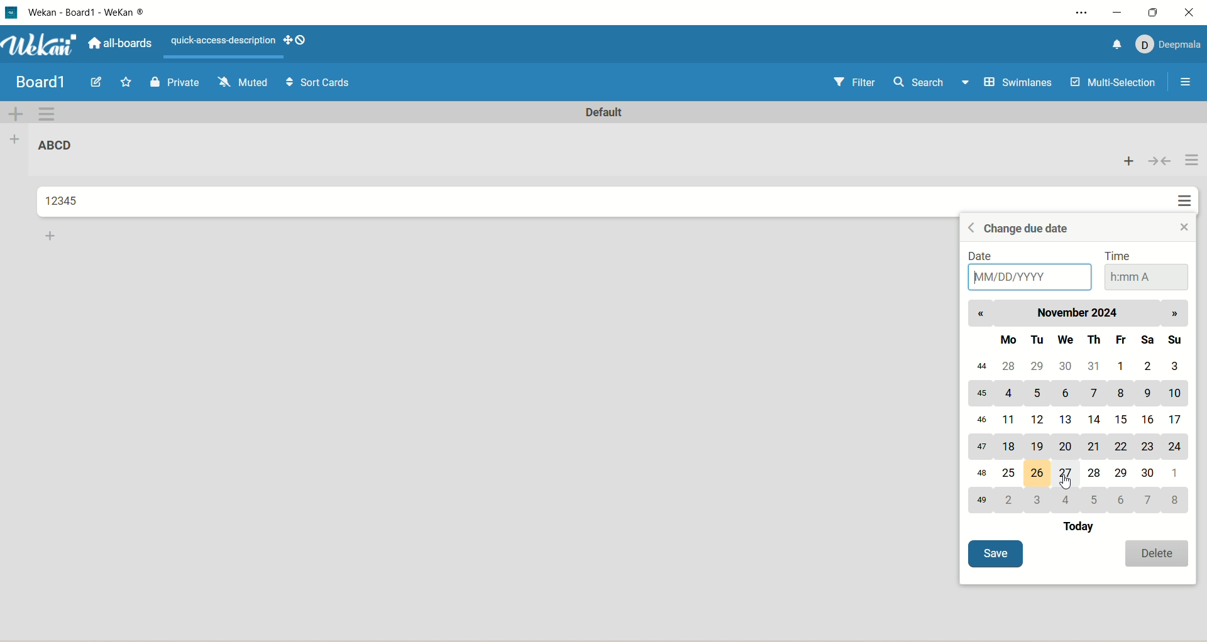 This screenshot has width=1207, height=642. I want to click on cursor, so click(1069, 484).